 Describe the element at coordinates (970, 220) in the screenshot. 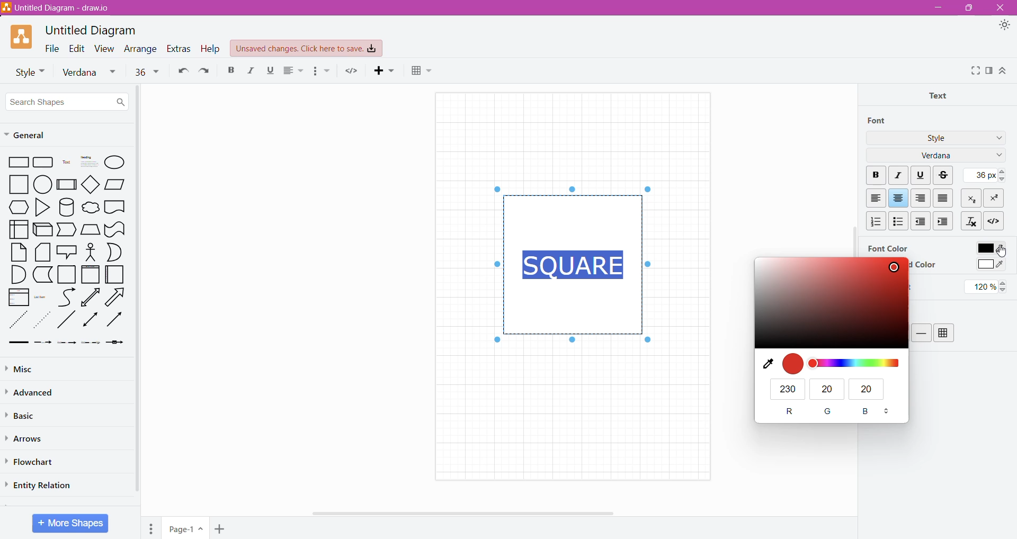

I see `Clear Formatting` at that location.